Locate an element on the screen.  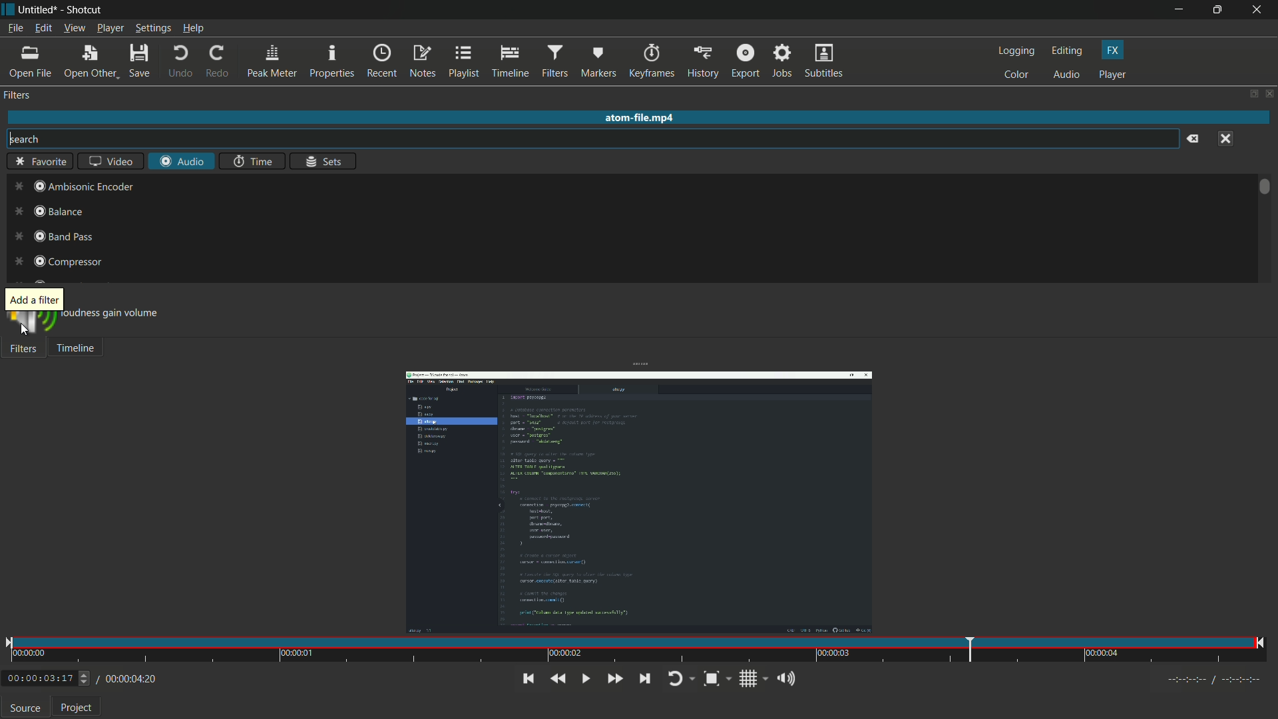
/00:00:04:20(total time) is located at coordinates (128, 677).